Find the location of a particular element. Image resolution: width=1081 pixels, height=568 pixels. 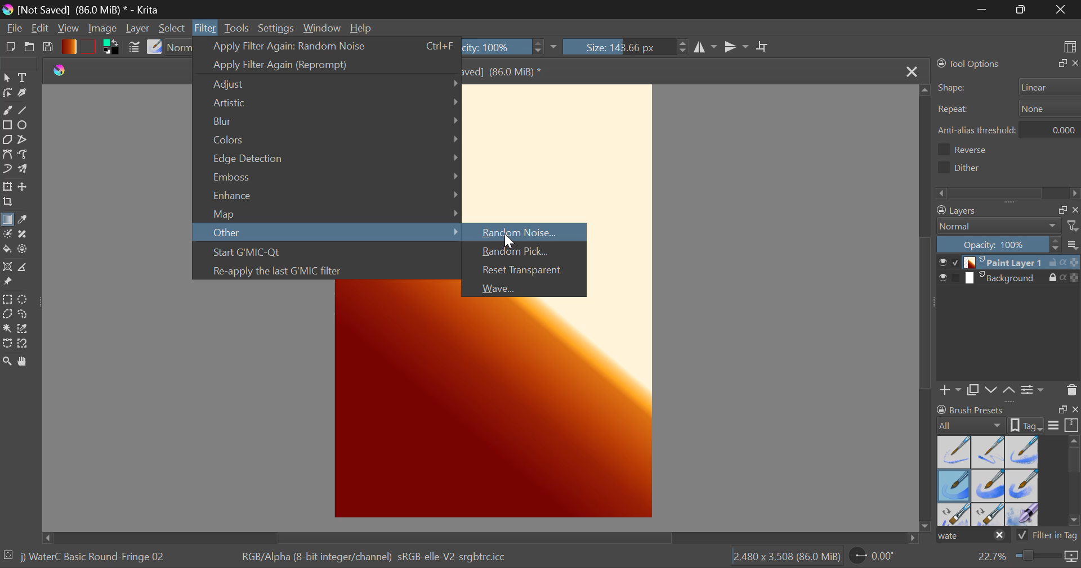

move right is located at coordinates (910, 539).